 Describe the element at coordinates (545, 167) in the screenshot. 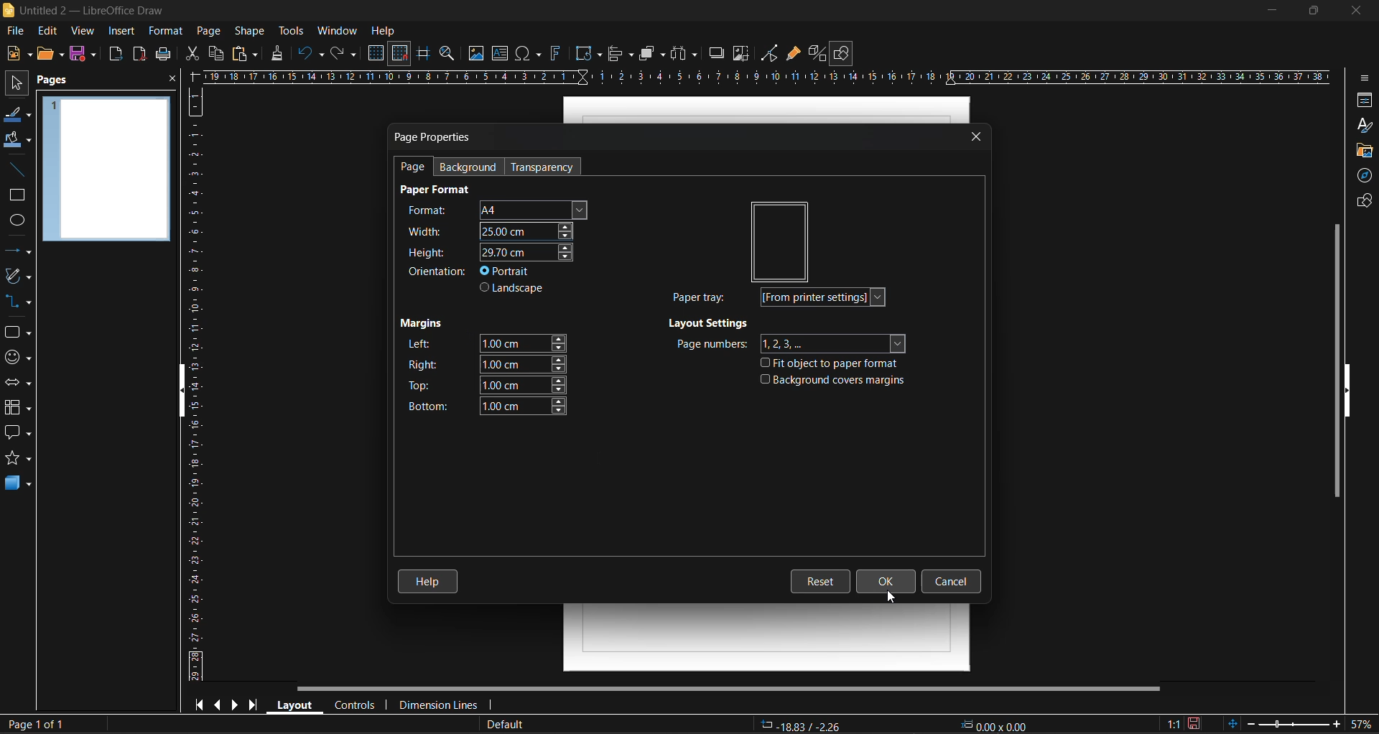

I see `transparency` at that location.